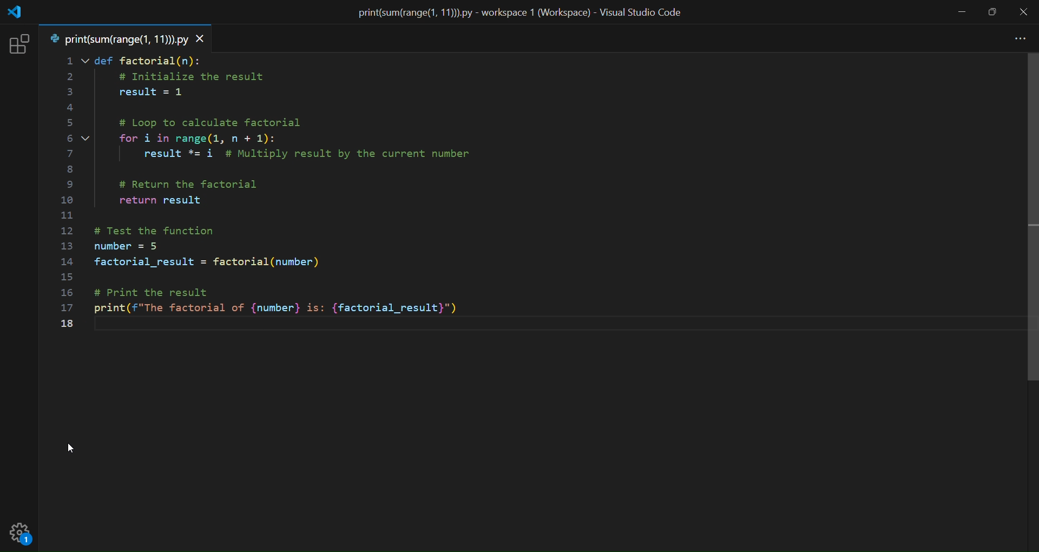  Describe the element at coordinates (118, 40) in the screenshot. I see `tab name` at that location.